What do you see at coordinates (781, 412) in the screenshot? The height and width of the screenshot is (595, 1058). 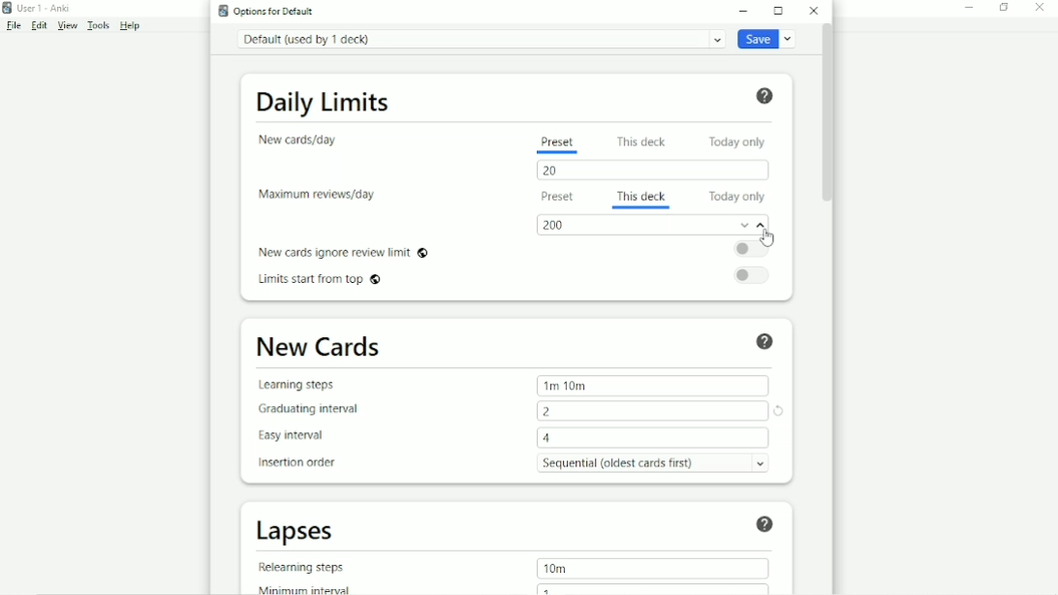 I see `Restore this setting to its default value` at bounding box center [781, 412].